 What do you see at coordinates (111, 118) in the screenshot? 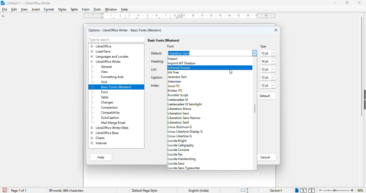
I see `autocaption` at bounding box center [111, 118].